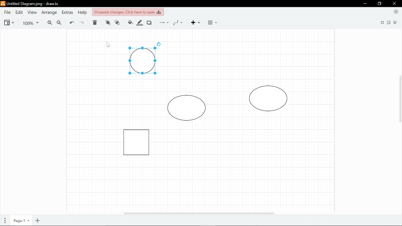 This screenshot has height=226, width=402. I want to click on Fullscreen, so click(382, 23).